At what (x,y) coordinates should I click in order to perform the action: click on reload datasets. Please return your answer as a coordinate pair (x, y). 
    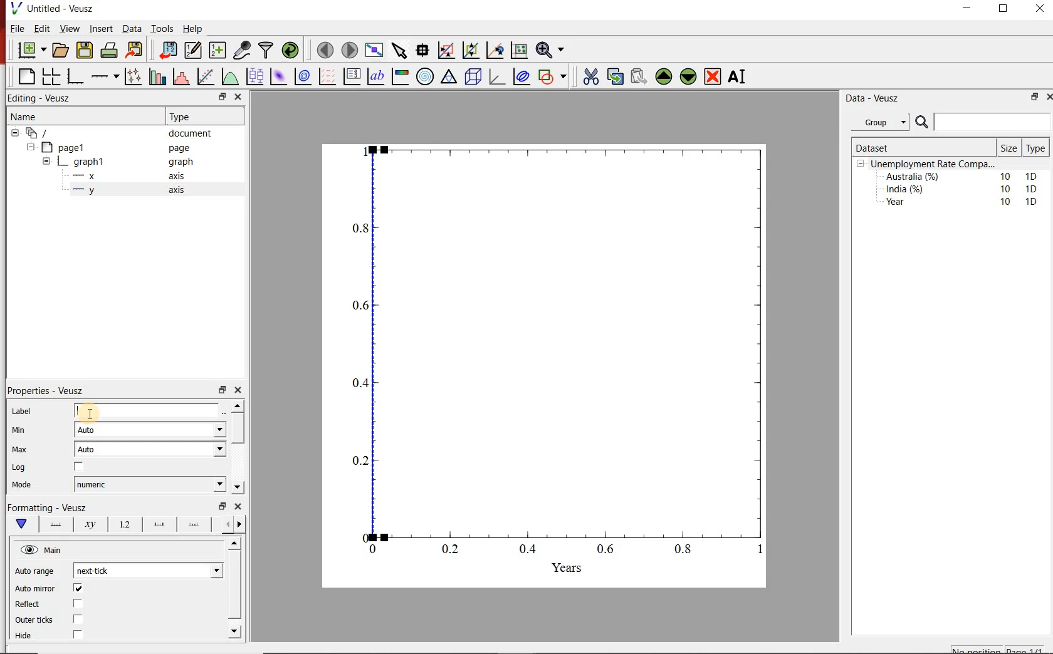
    Looking at the image, I should click on (291, 49).